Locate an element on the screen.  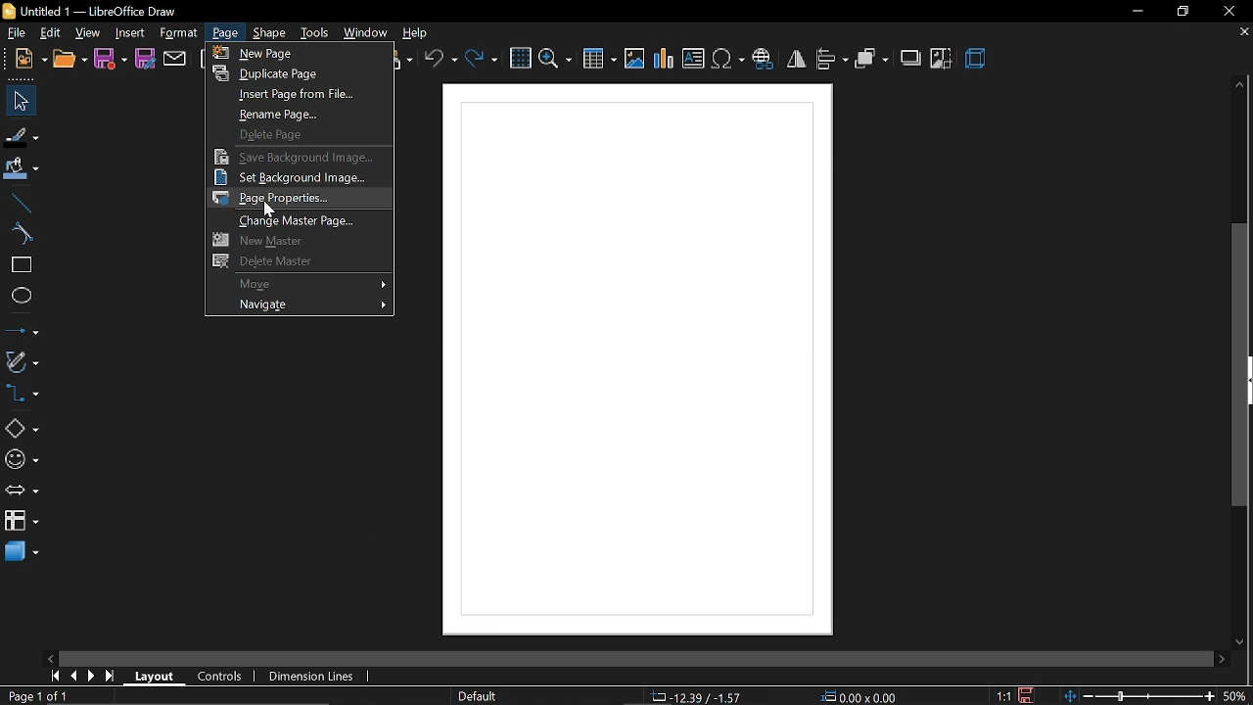
Defaul - page style is located at coordinates (482, 696).